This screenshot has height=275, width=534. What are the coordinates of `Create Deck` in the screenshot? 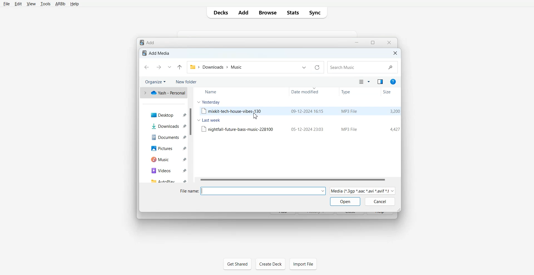 It's located at (270, 264).